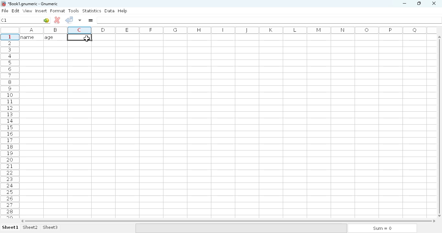 This screenshot has width=442, height=233. Describe the element at coordinates (434, 4) in the screenshot. I see `close` at that location.